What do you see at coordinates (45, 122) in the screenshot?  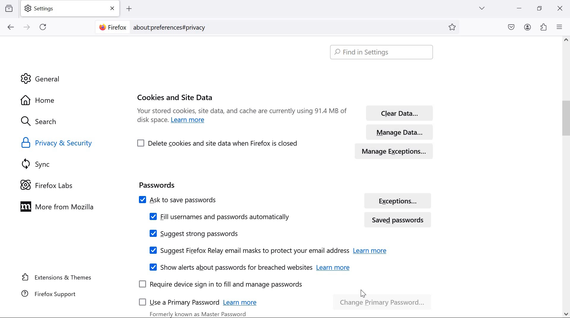 I see `search` at bounding box center [45, 122].